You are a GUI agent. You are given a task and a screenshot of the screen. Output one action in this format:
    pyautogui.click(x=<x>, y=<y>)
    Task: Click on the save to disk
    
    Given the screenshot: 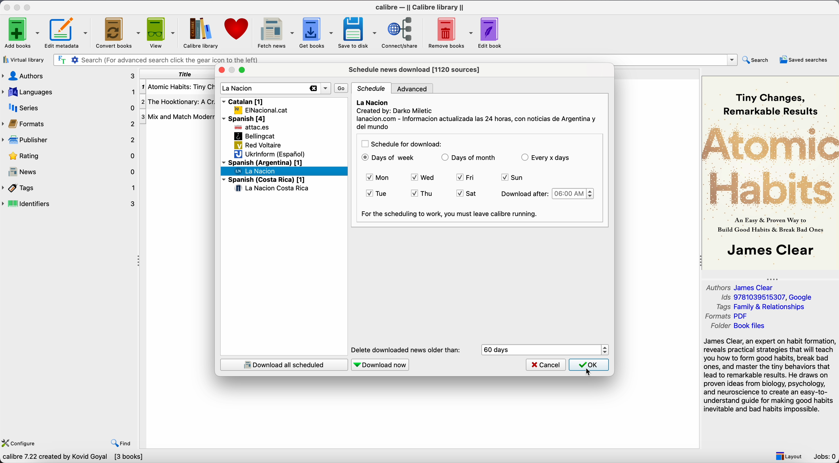 What is the action you would take?
    pyautogui.click(x=358, y=33)
    